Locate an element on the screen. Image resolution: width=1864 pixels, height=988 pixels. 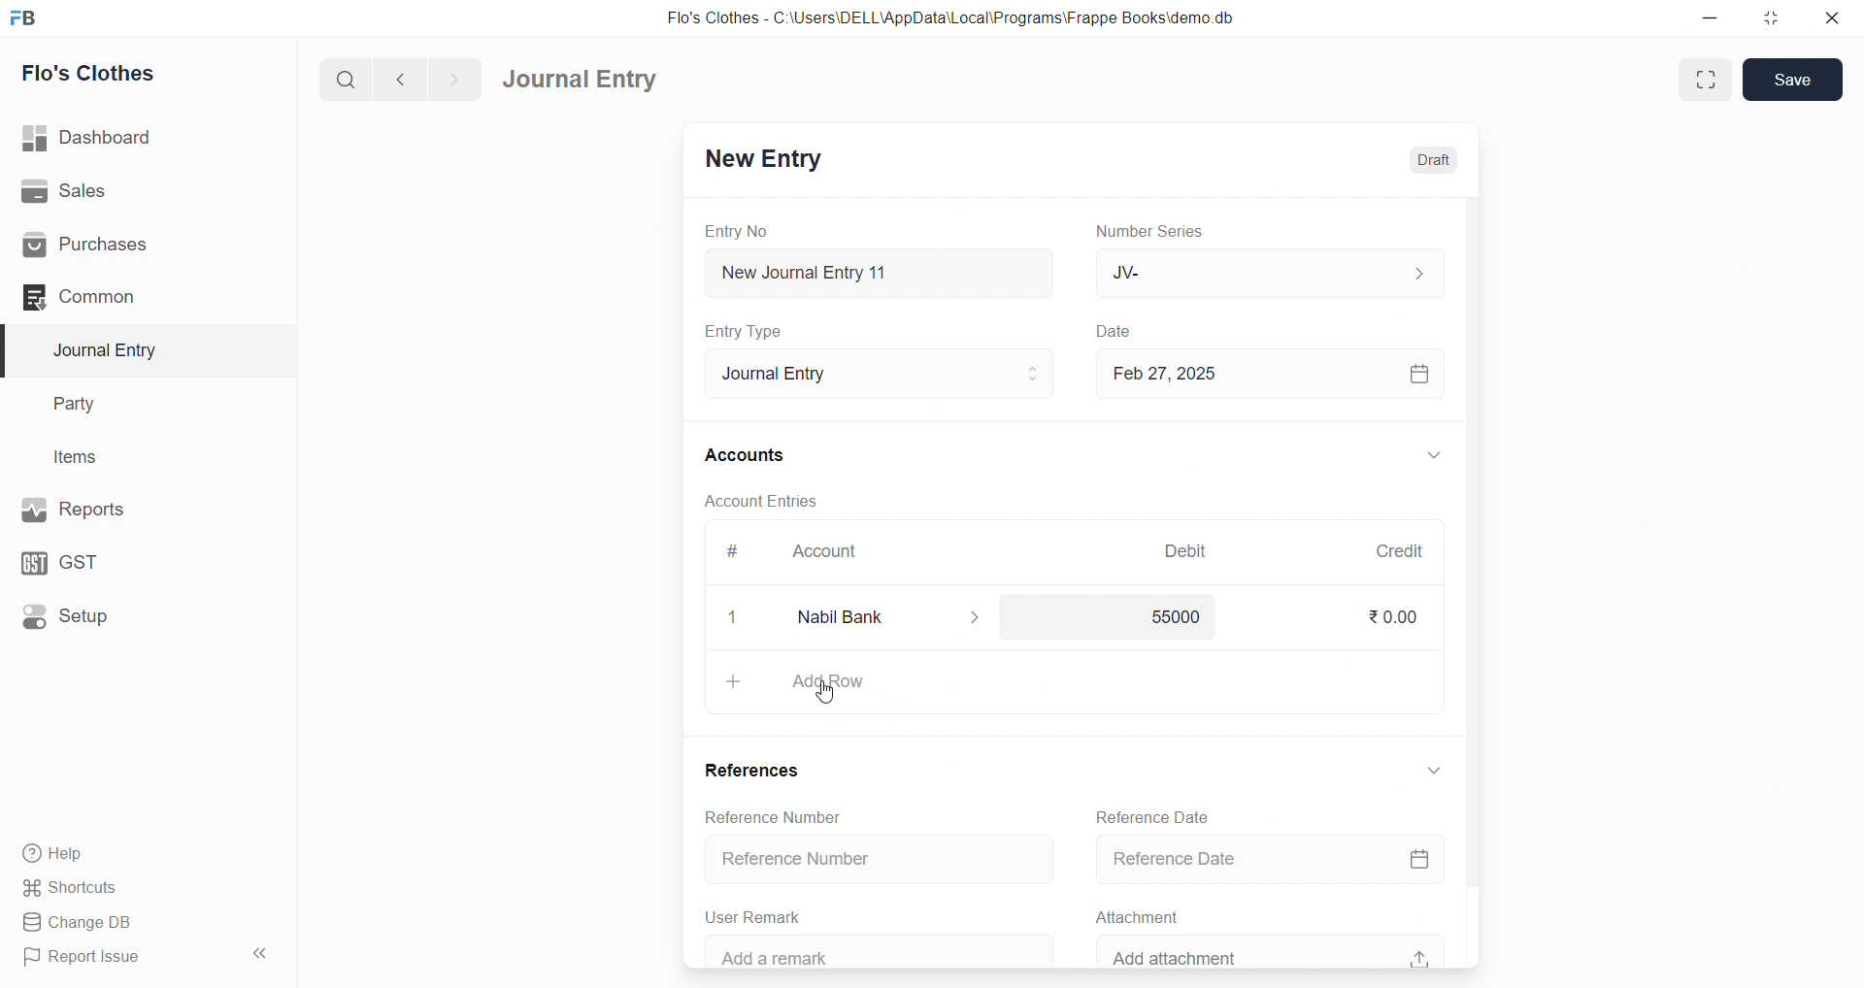
Items is located at coordinates (83, 456).